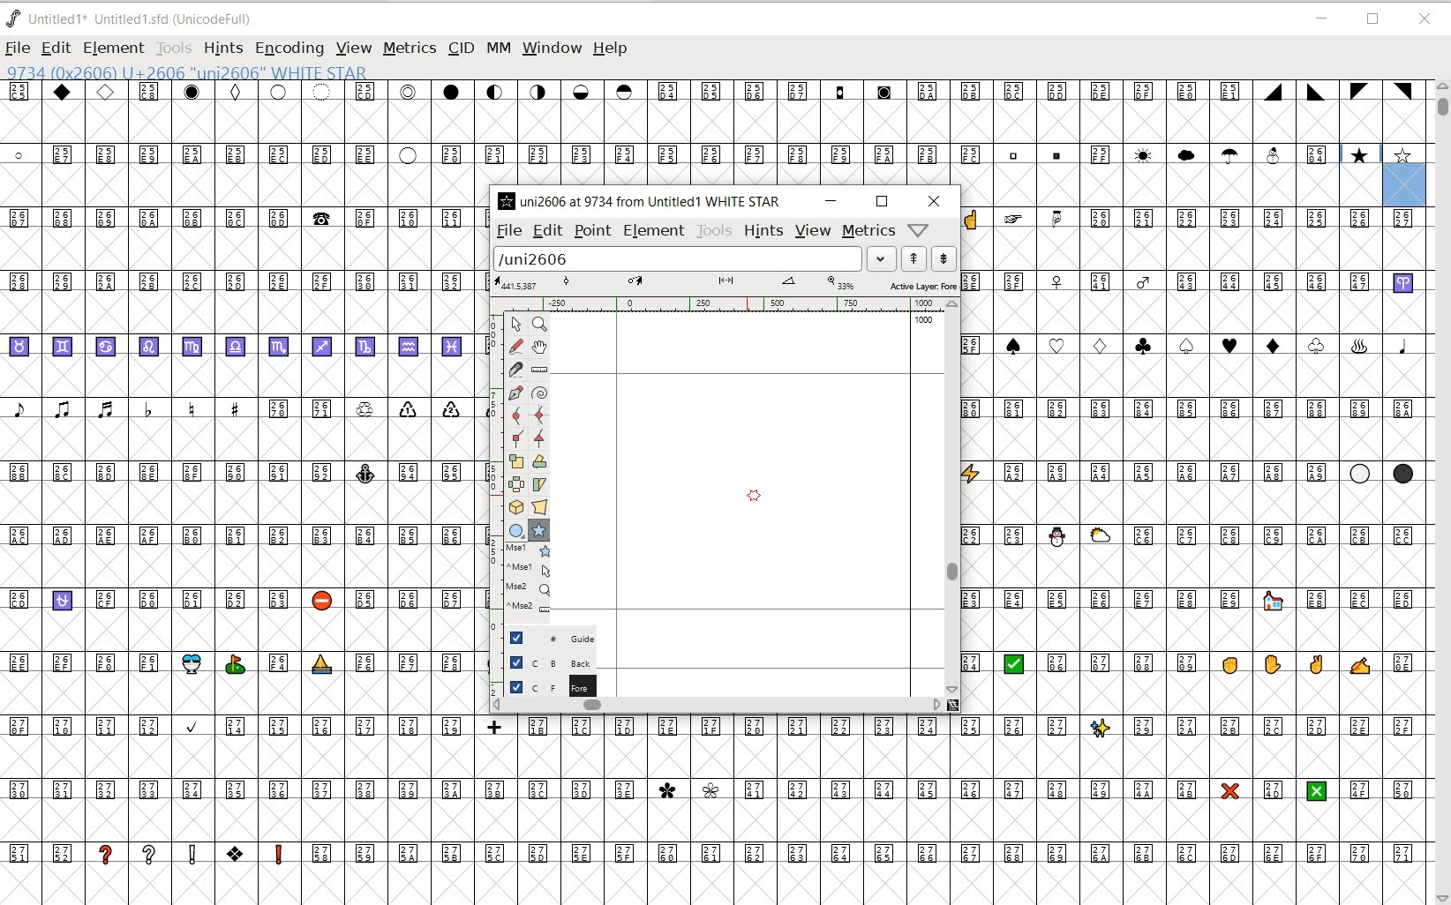  I want to click on TOOLS, so click(176, 49).